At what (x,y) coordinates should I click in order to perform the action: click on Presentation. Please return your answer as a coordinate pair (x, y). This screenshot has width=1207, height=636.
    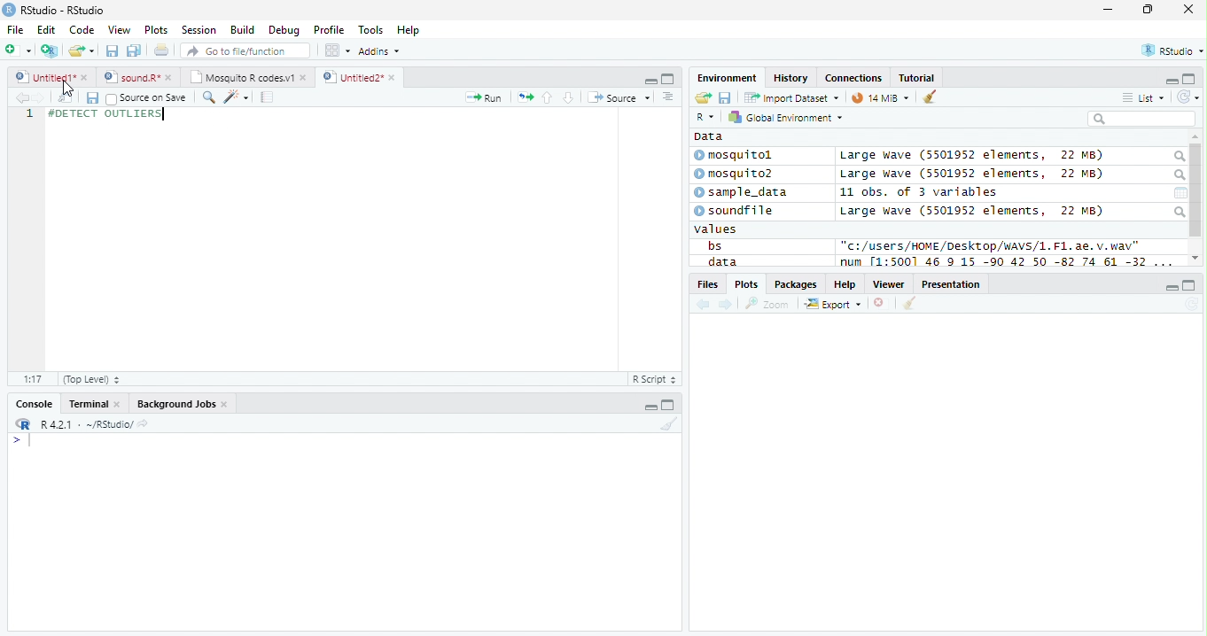
    Looking at the image, I should click on (951, 283).